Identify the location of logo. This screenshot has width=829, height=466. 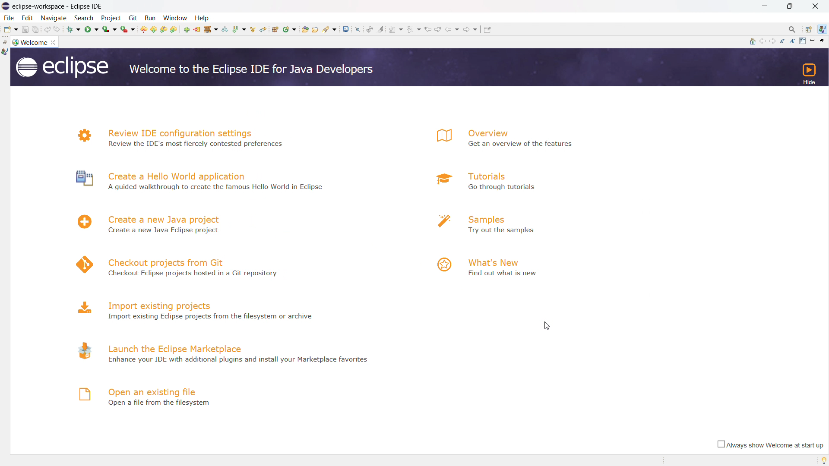
(82, 394).